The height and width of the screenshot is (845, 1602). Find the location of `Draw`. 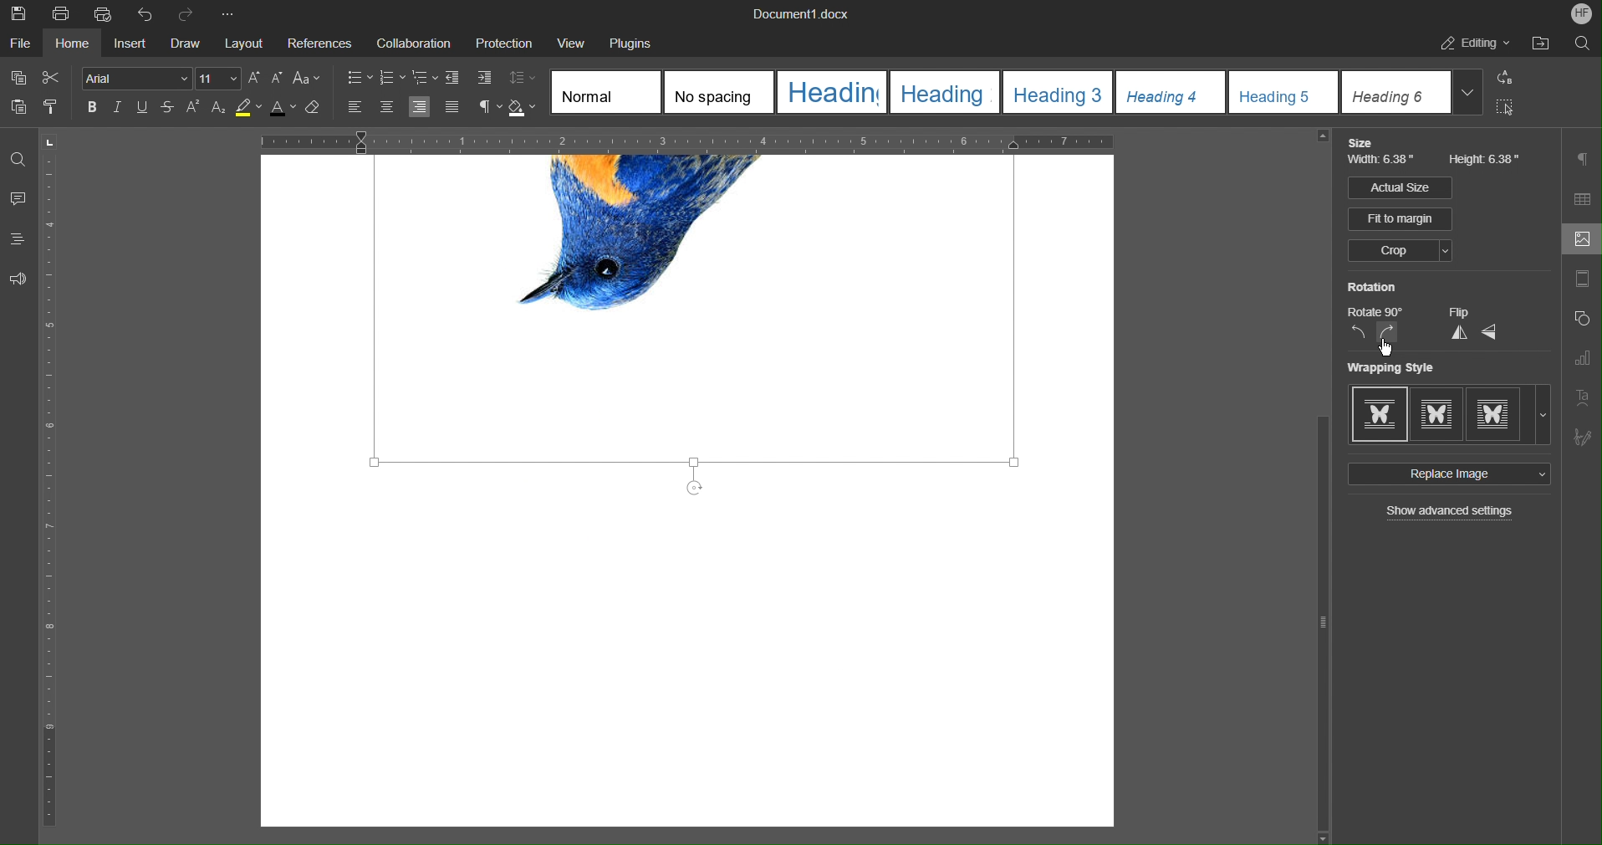

Draw is located at coordinates (186, 42).